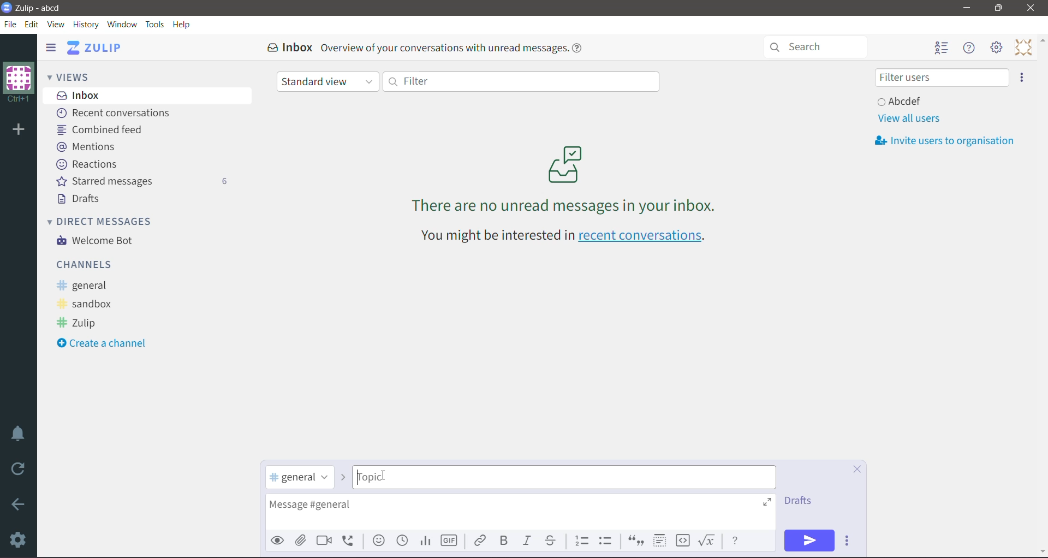  I want to click on Send, so click(809, 541).